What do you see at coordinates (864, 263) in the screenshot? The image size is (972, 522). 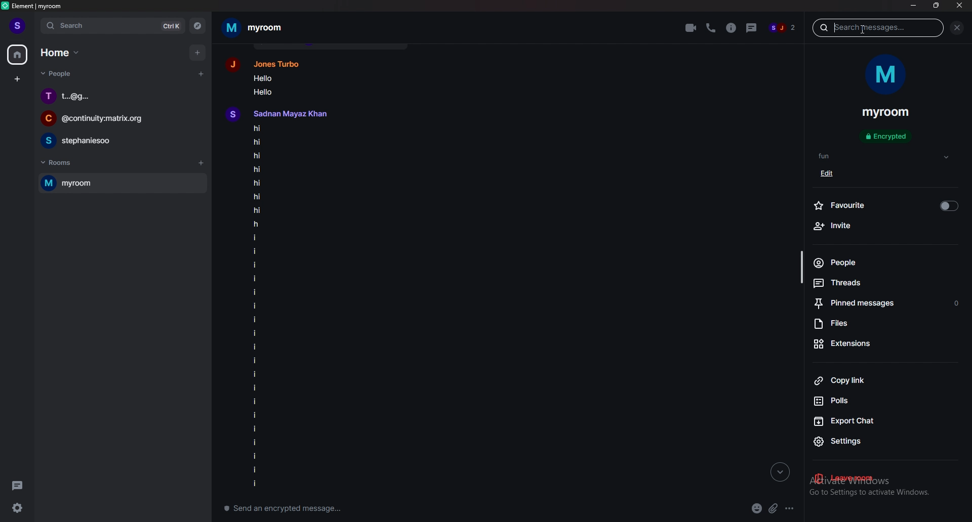 I see `people` at bounding box center [864, 263].